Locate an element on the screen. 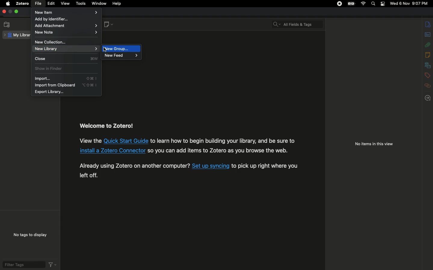 This screenshot has height=270, width=433. Filter tags is located at coordinates (23, 265).